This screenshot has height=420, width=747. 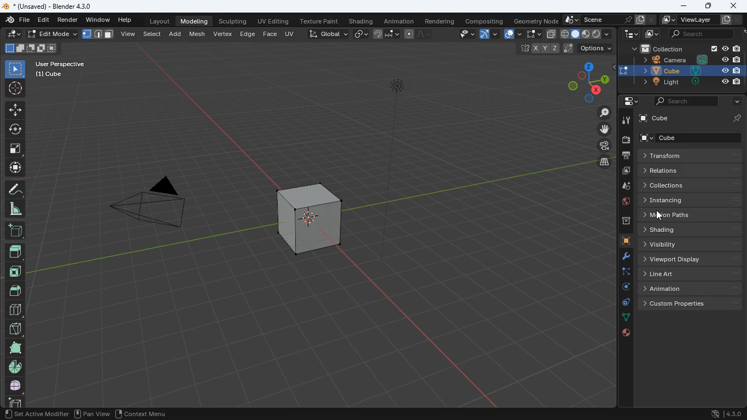 What do you see at coordinates (703, 20) in the screenshot?
I see `view layer` at bounding box center [703, 20].